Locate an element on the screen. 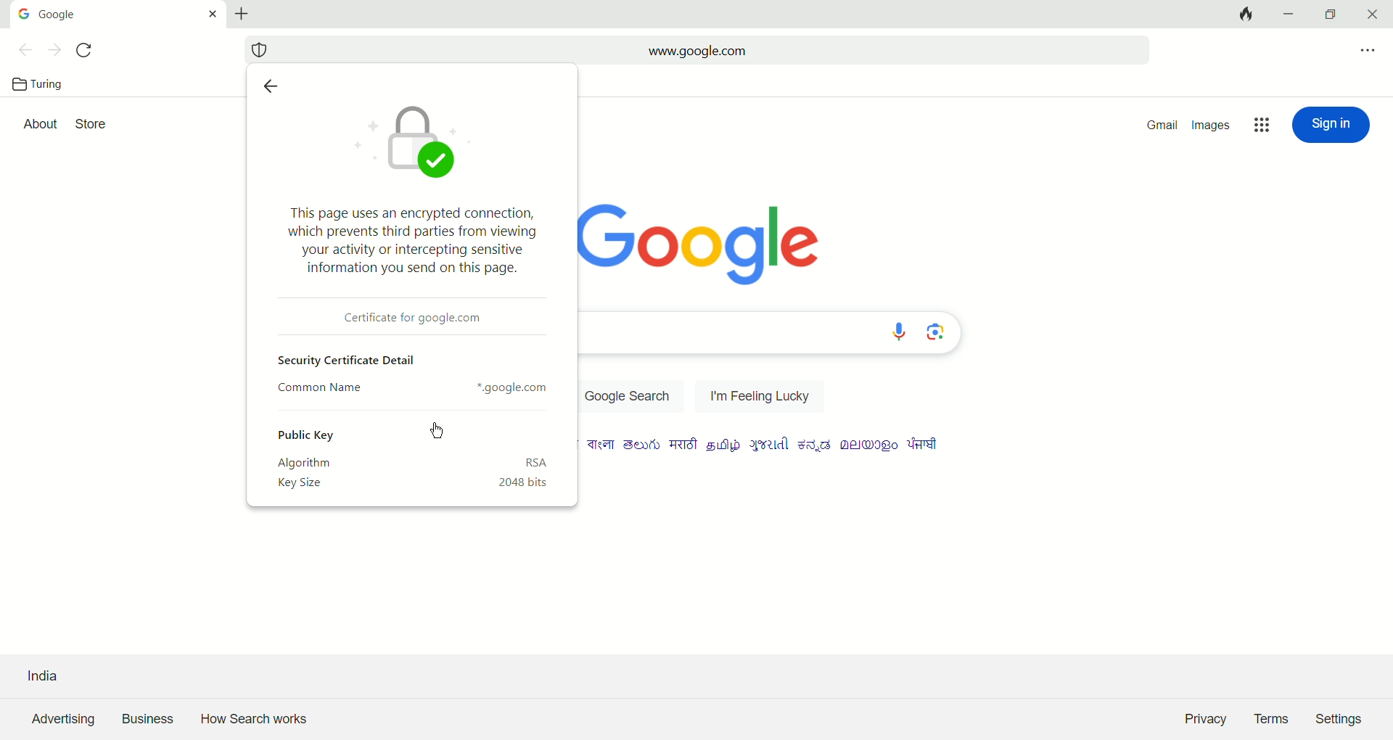  store is located at coordinates (94, 123).